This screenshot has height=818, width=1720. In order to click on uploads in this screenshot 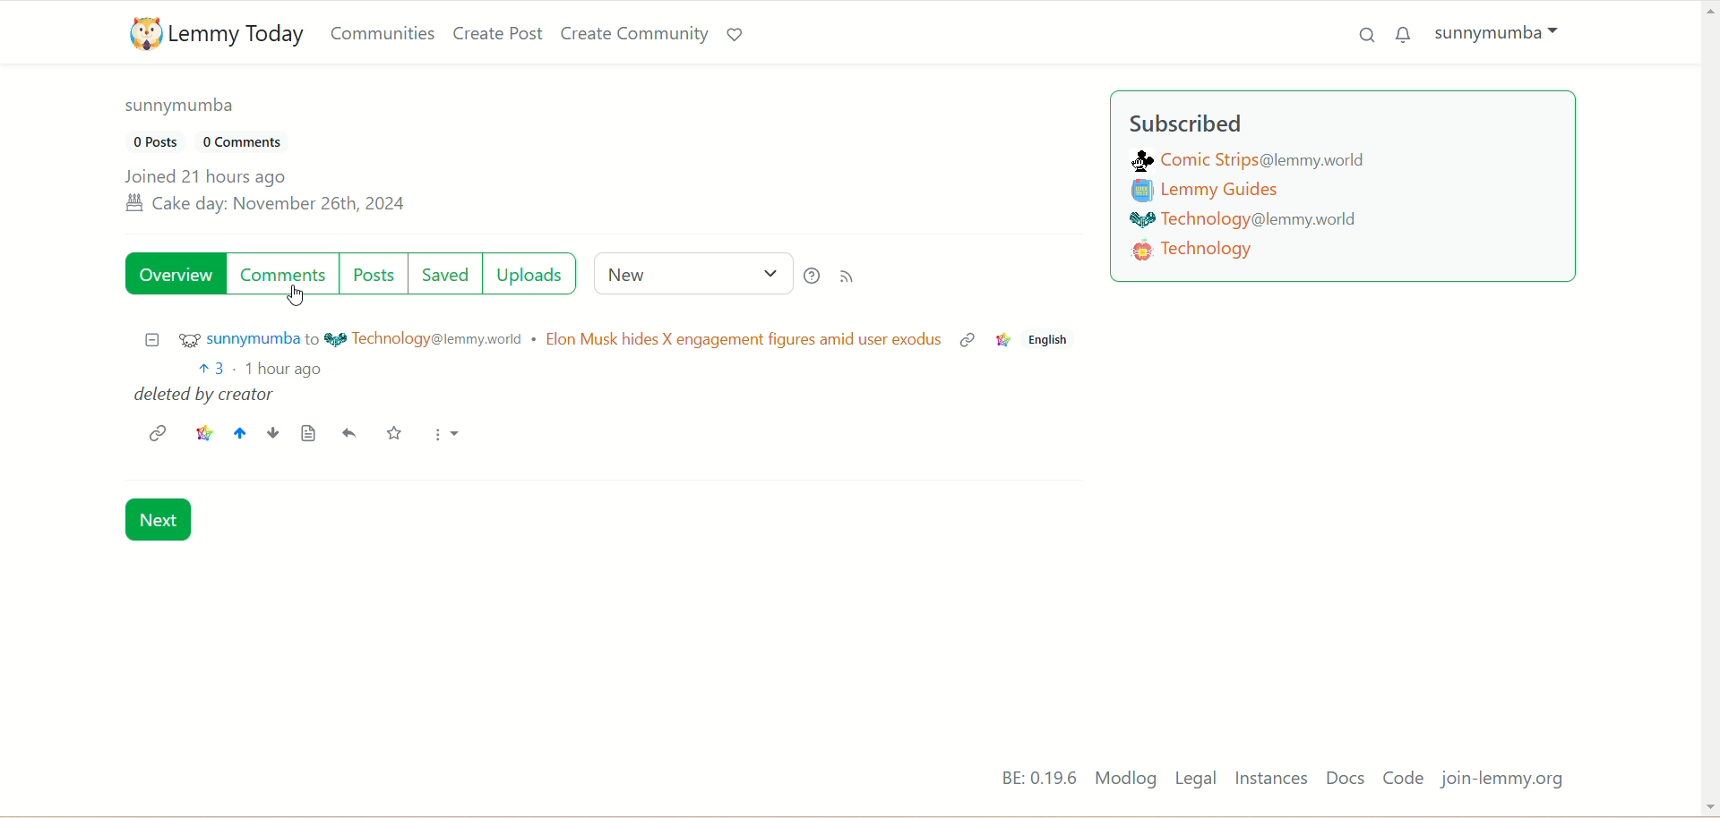, I will do `click(535, 274)`.